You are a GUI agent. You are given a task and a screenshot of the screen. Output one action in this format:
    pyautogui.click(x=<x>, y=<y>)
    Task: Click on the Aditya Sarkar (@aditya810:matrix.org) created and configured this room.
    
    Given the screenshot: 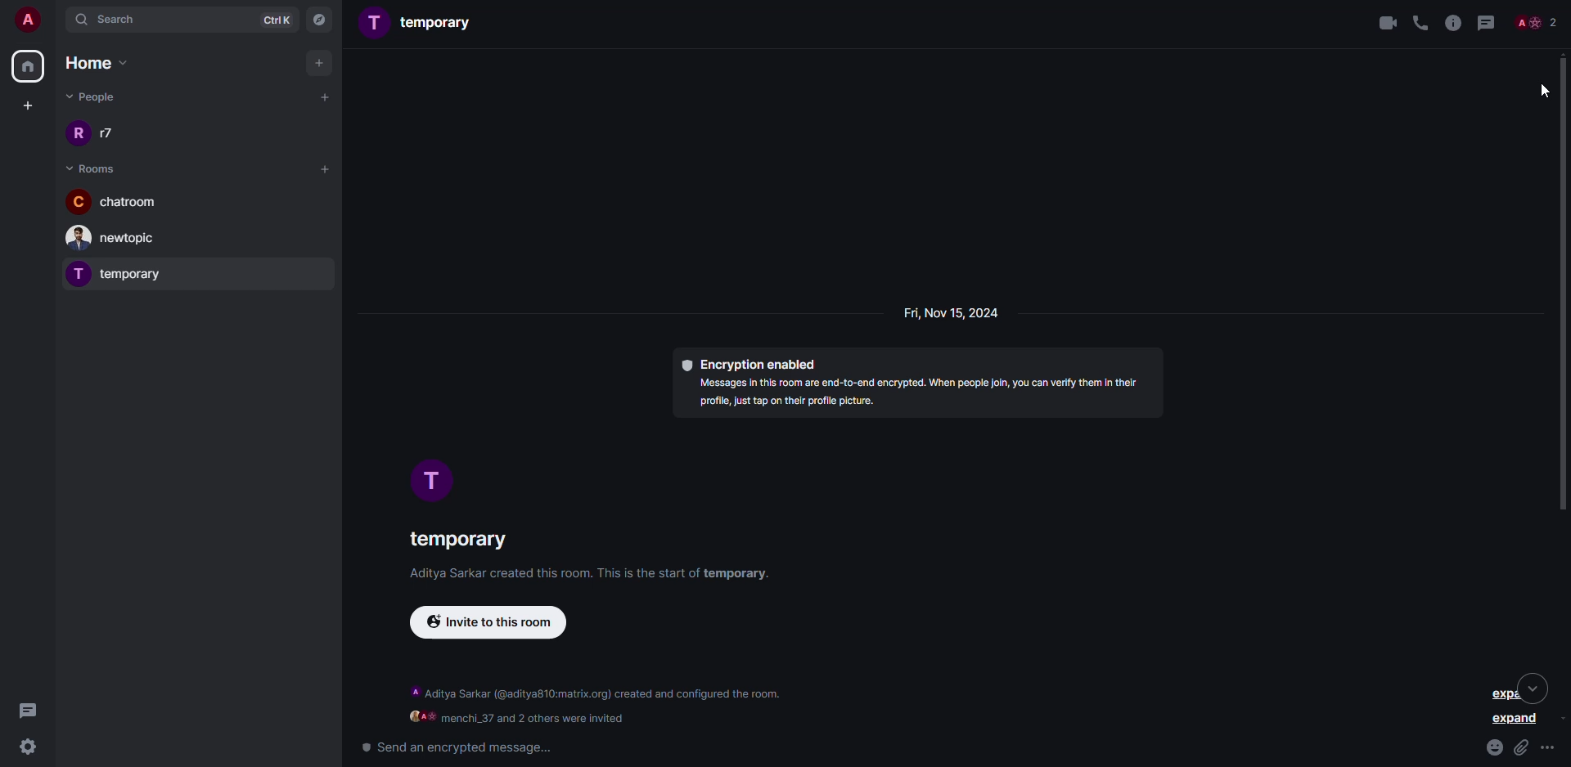 What is the action you would take?
    pyautogui.click(x=598, y=693)
    